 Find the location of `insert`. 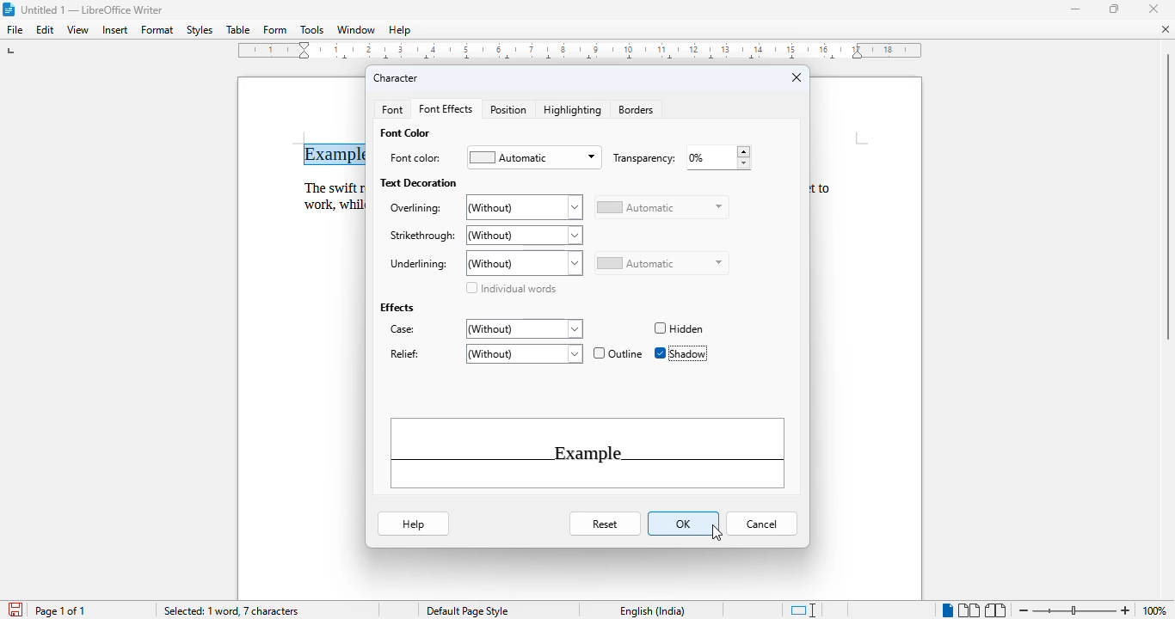

insert is located at coordinates (114, 30).